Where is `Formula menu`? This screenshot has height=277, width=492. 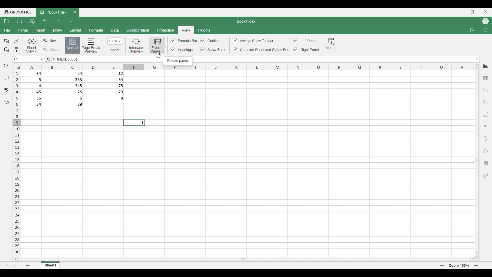
Formula menu is located at coordinates (96, 31).